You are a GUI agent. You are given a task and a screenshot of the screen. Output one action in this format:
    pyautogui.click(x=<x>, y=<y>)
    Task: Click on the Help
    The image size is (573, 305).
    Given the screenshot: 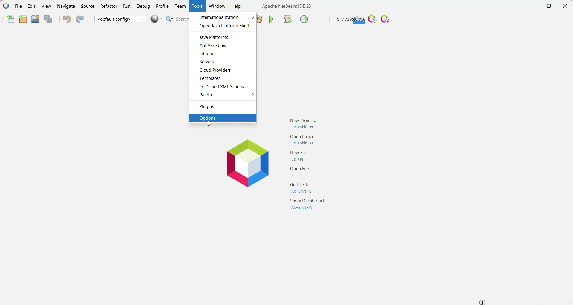 What is the action you would take?
    pyautogui.click(x=237, y=7)
    